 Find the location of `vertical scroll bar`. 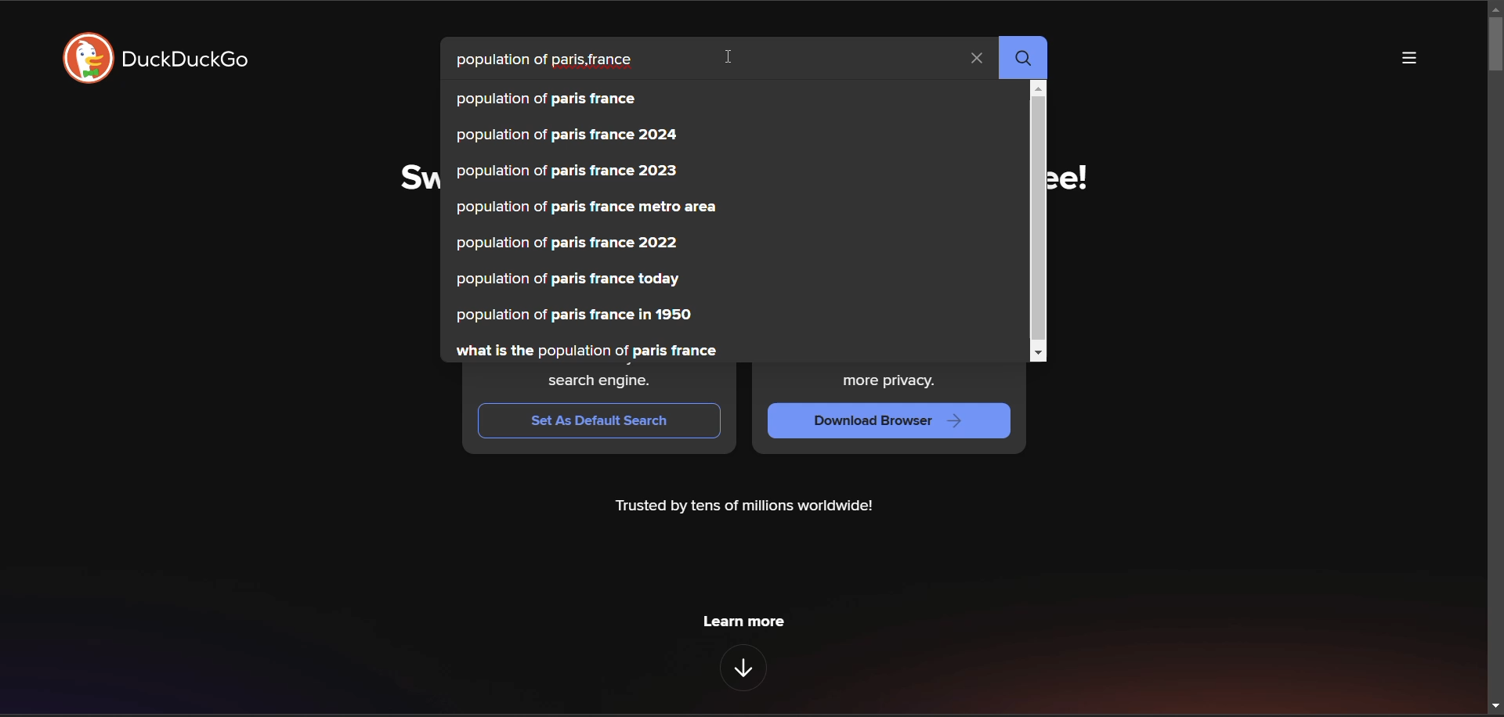

vertical scroll bar is located at coordinates (1039, 221).